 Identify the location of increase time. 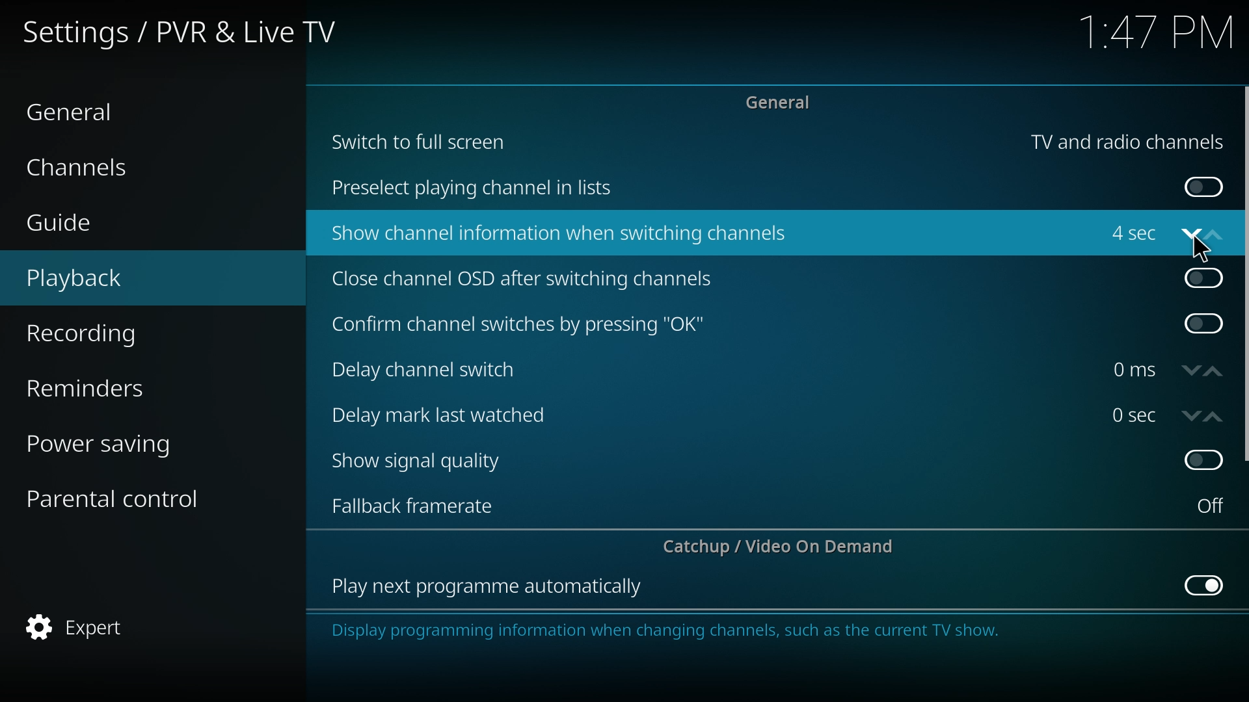
(1214, 417).